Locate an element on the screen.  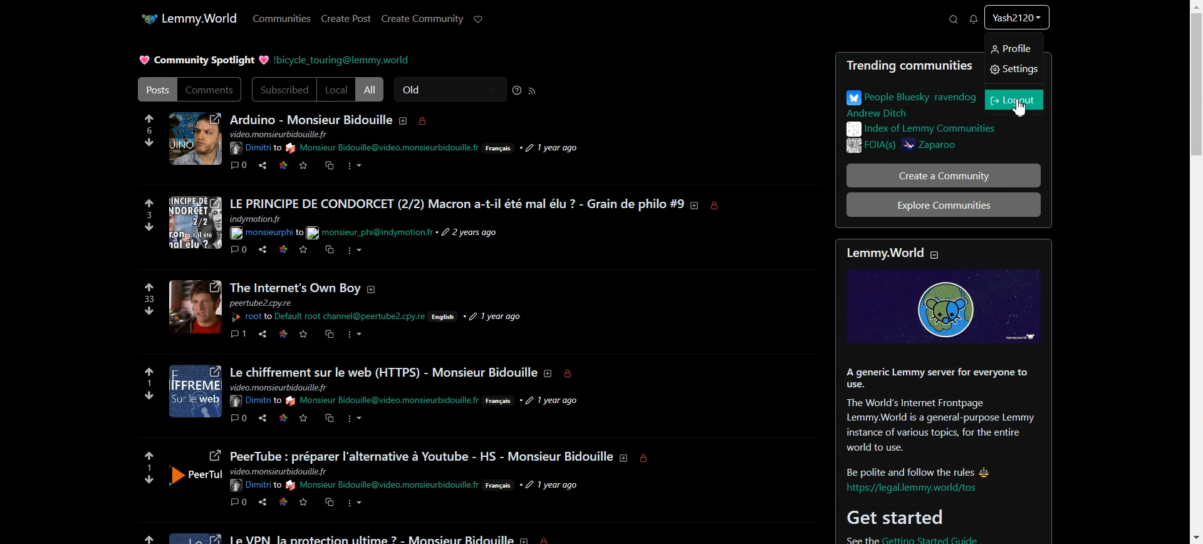
copy is located at coordinates (330, 421).